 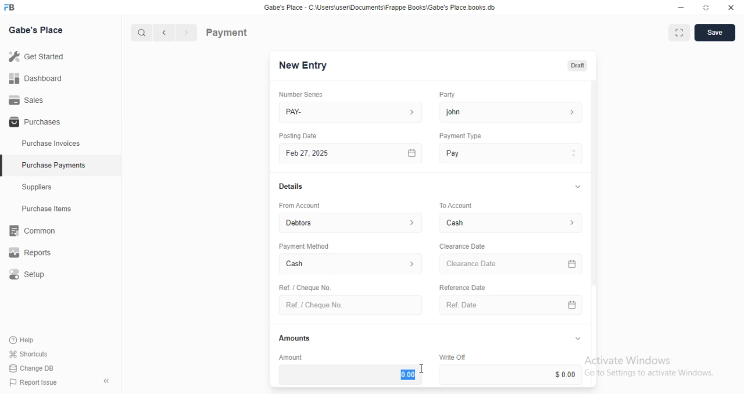 What do you see at coordinates (714, 33) in the screenshot?
I see `Save` at bounding box center [714, 33].